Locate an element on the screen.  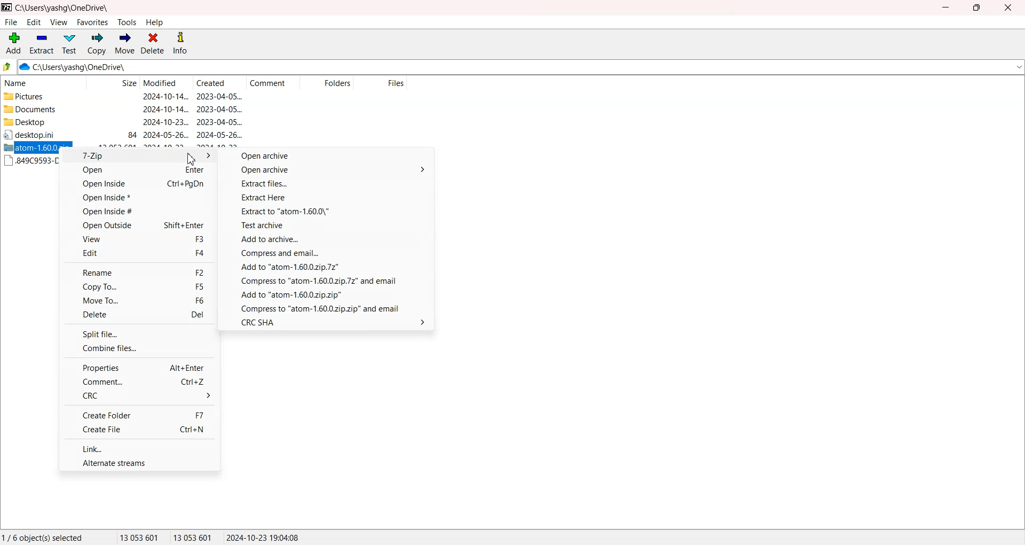
Size is located at coordinates (113, 83).